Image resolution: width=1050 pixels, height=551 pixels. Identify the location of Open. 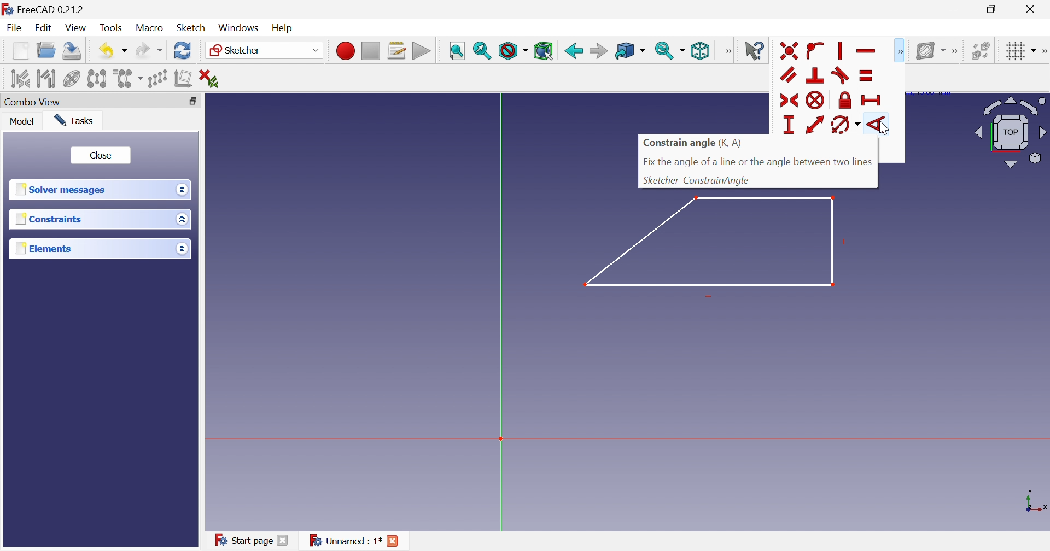
(48, 52).